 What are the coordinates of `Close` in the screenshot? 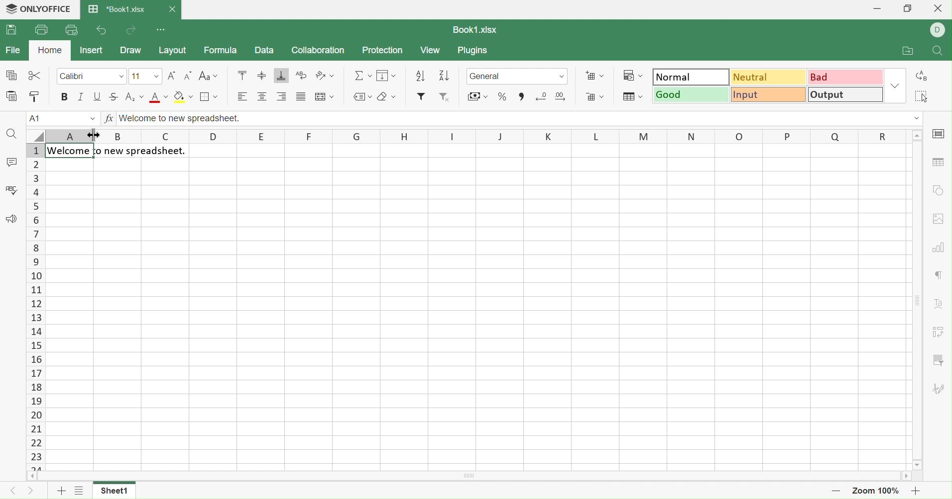 It's located at (936, 10).